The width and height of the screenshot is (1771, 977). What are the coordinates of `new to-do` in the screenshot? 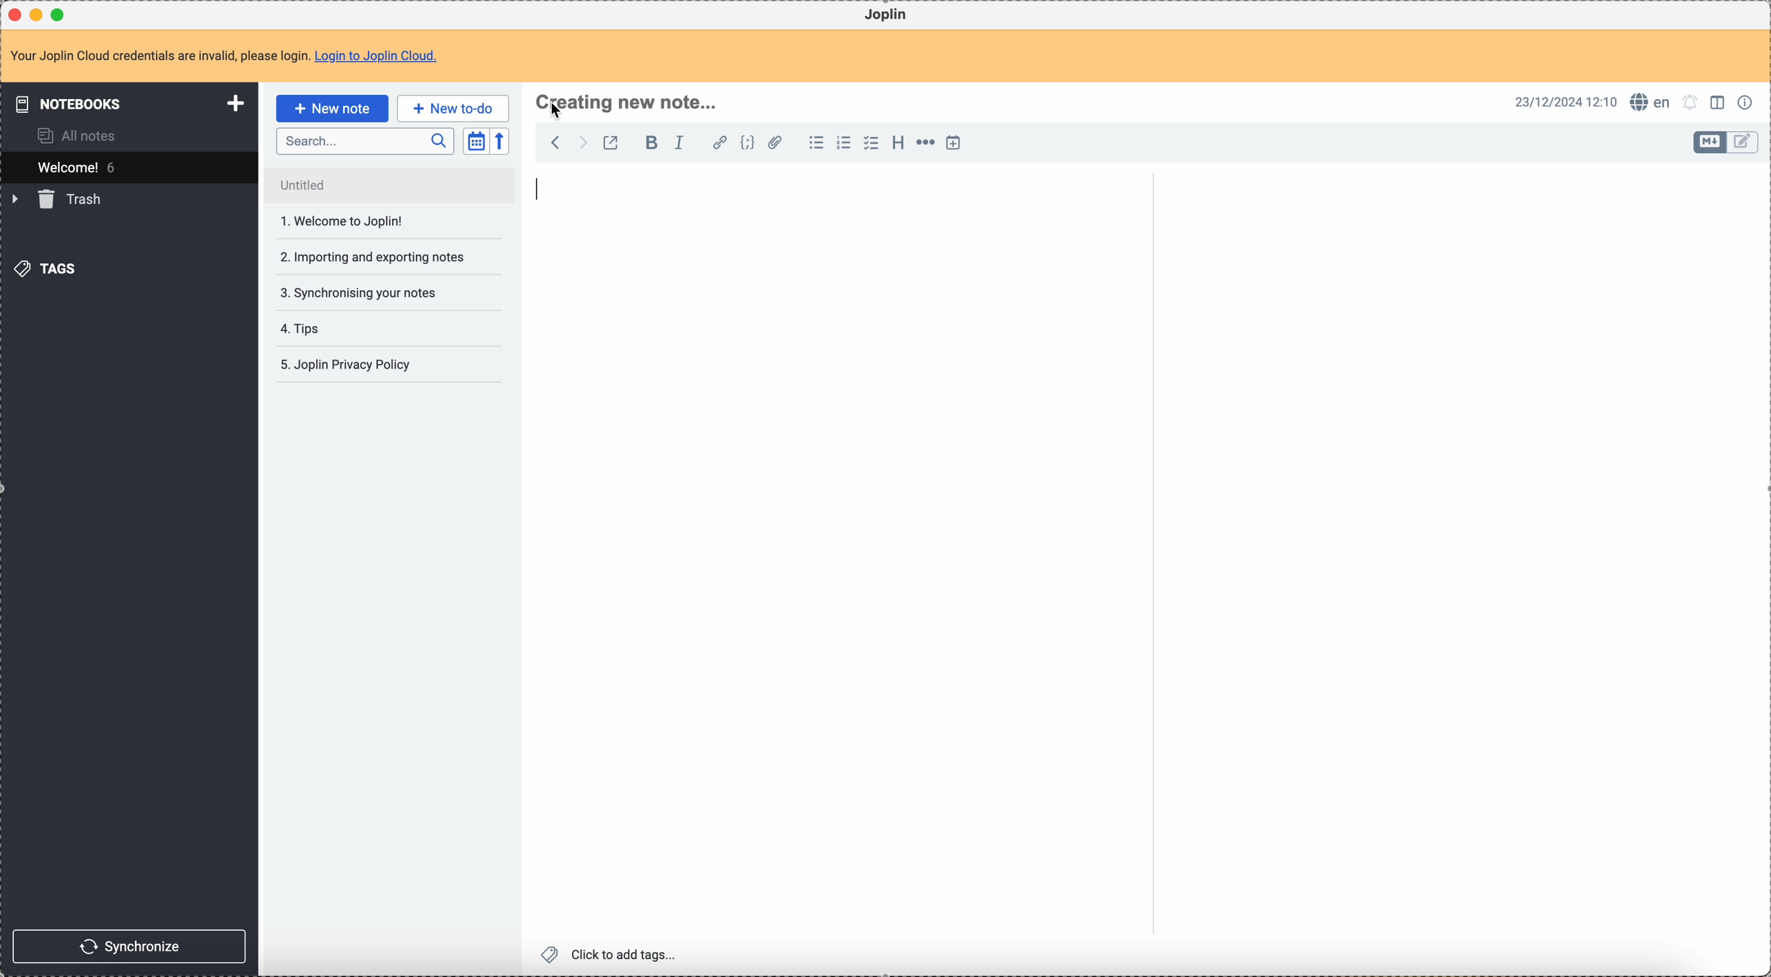 It's located at (454, 107).